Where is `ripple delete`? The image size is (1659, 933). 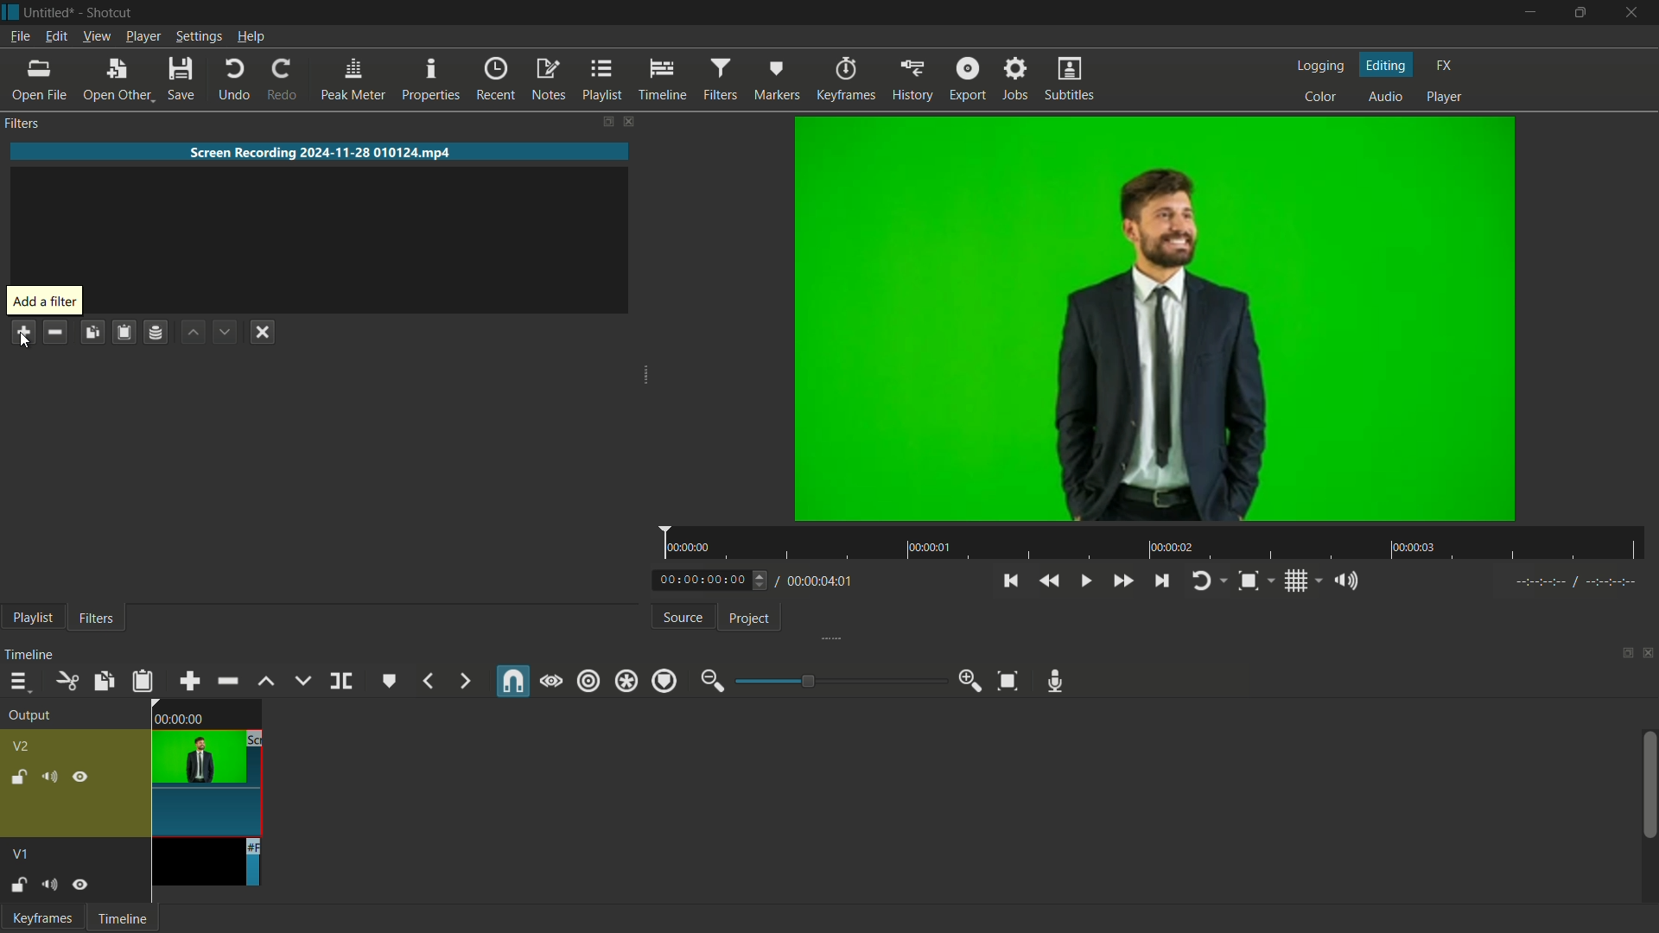
ripple delete is located at coordinates (229, 682).